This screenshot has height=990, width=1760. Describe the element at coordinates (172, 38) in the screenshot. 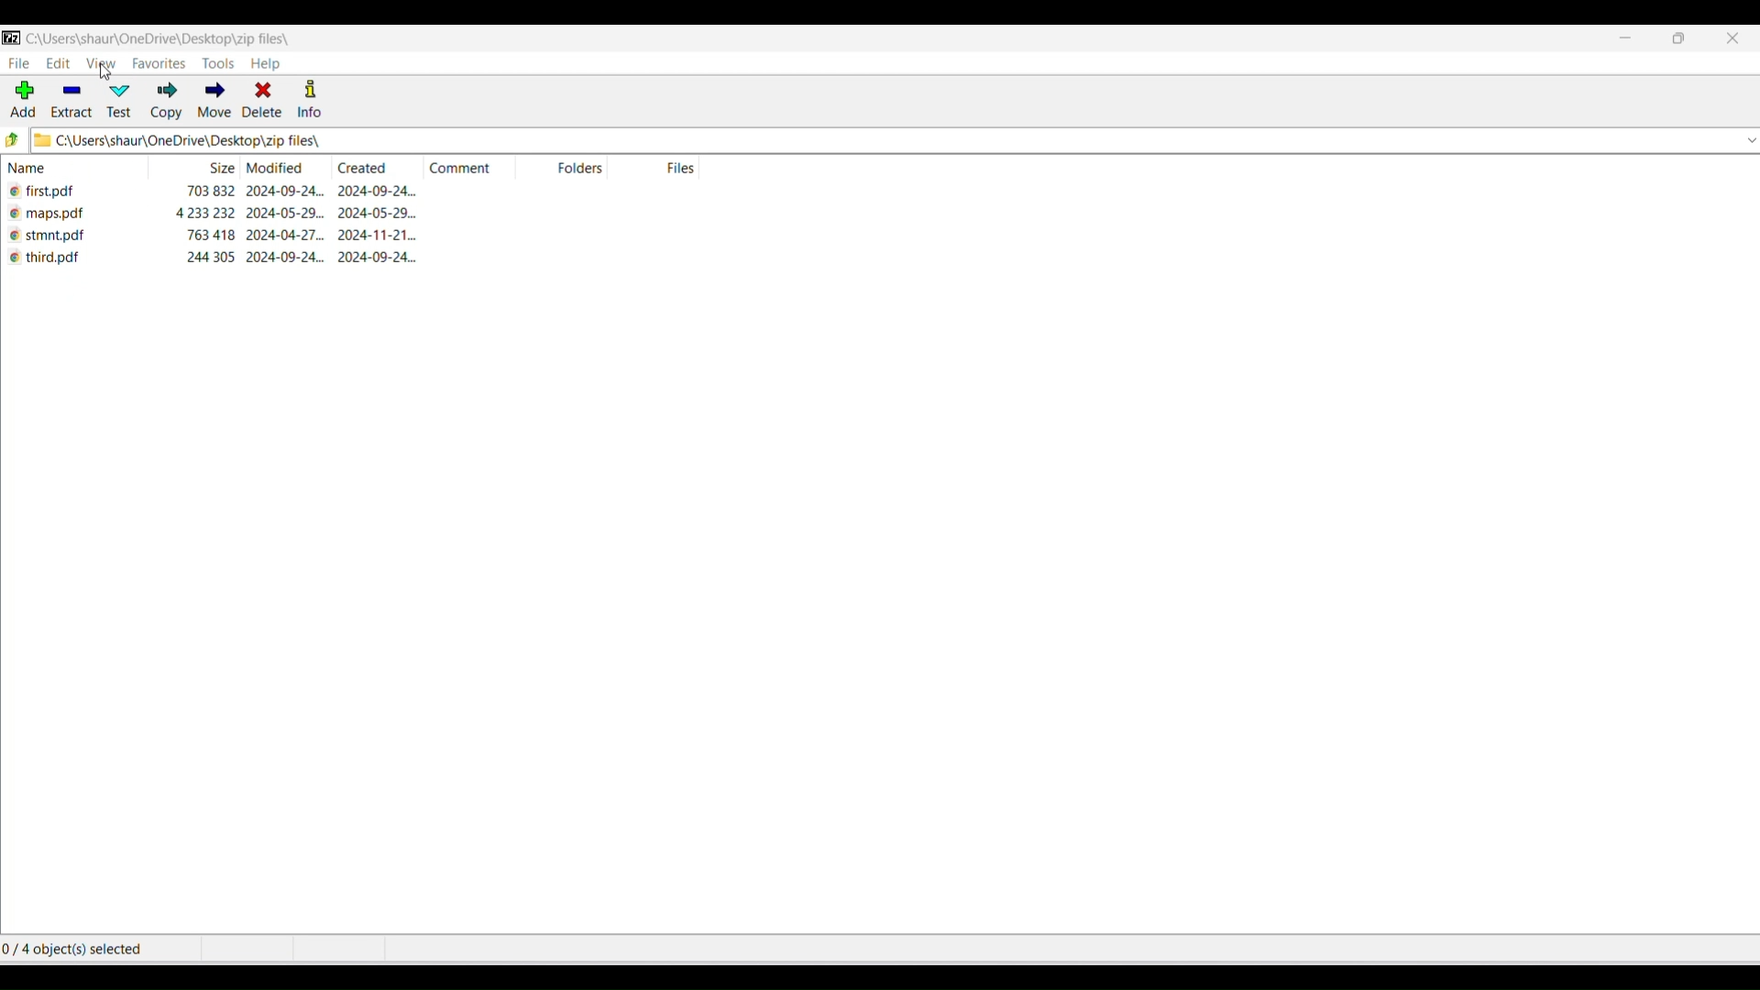

I see `current folder path` at that location.